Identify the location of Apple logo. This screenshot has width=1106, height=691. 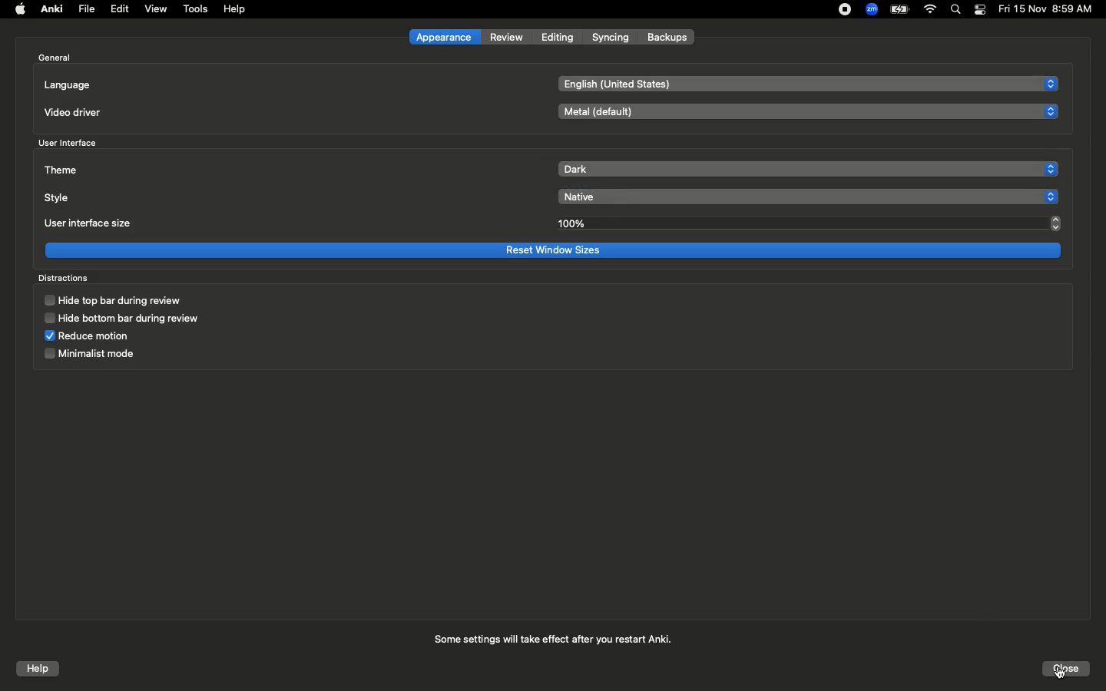
(22, 9).